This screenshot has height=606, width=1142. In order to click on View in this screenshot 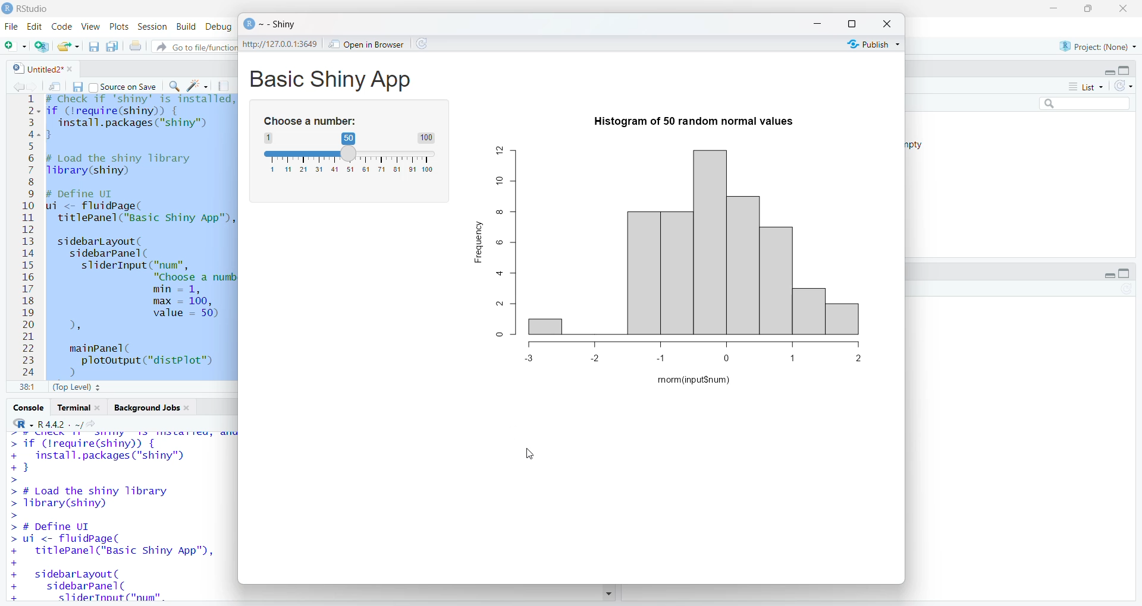, I will do `click(90, 26)`.